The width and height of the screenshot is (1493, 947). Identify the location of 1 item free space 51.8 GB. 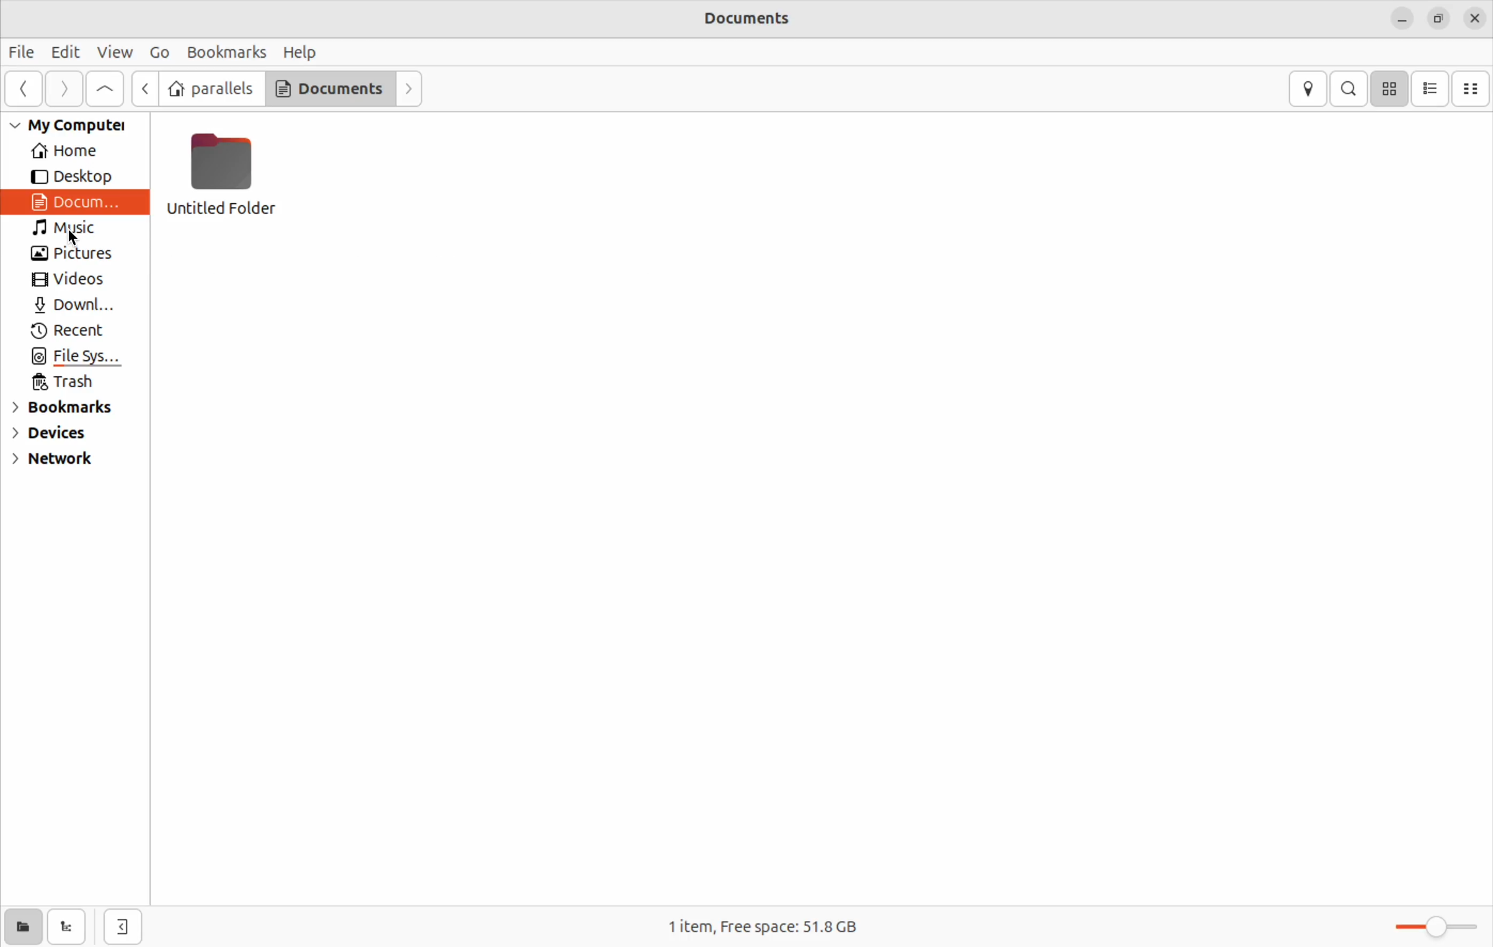
(768, 922).